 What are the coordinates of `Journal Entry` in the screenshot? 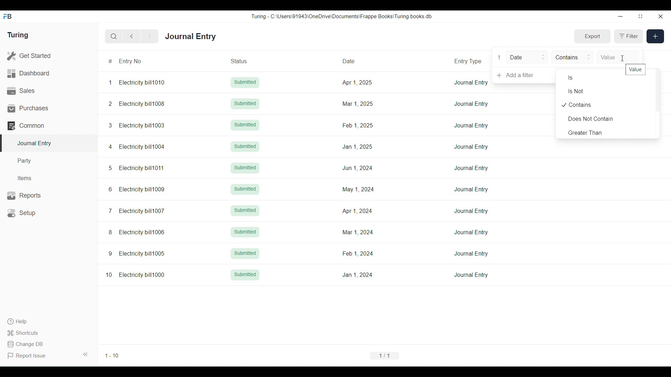 It's located at (471, 232).